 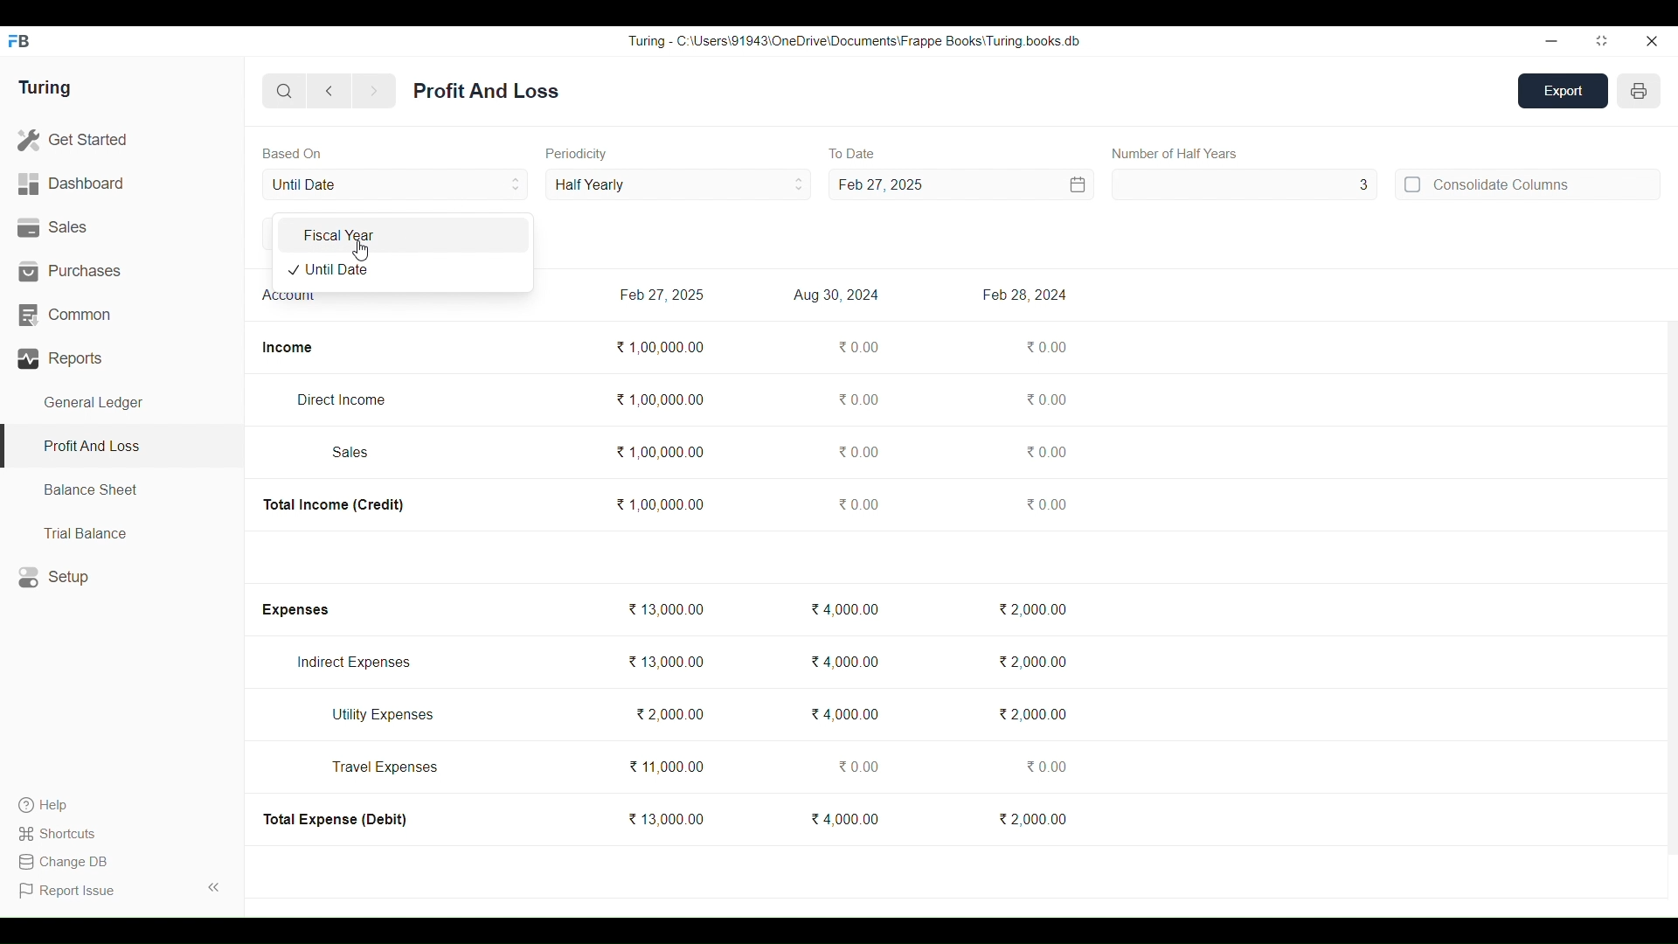 What do you see at coordinates (360, 251) in the screenshot?
I see `Cursor` at bounding box center [360, 251].